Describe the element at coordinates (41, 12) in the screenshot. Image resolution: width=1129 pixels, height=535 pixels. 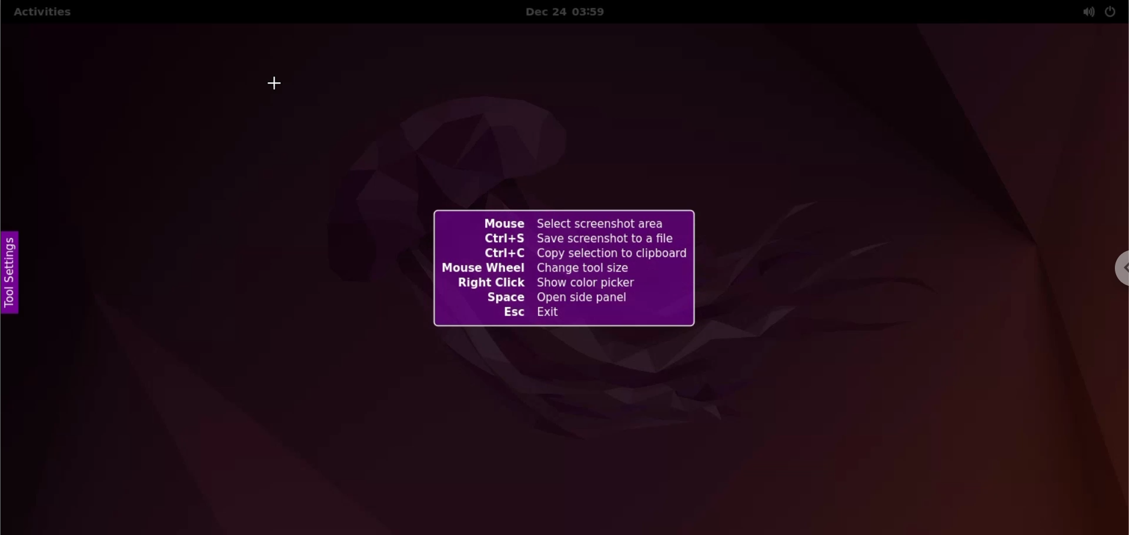
I see `Activities` at that location.